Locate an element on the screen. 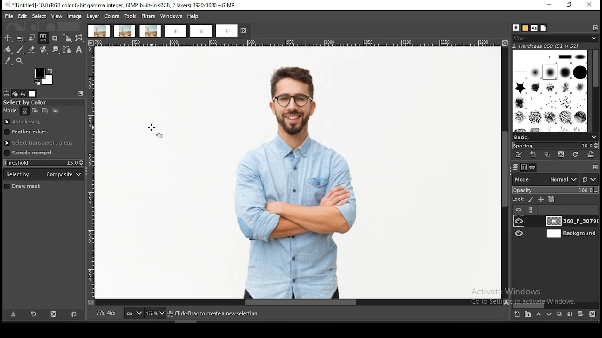  project tab is located at coordinates (175, 31).